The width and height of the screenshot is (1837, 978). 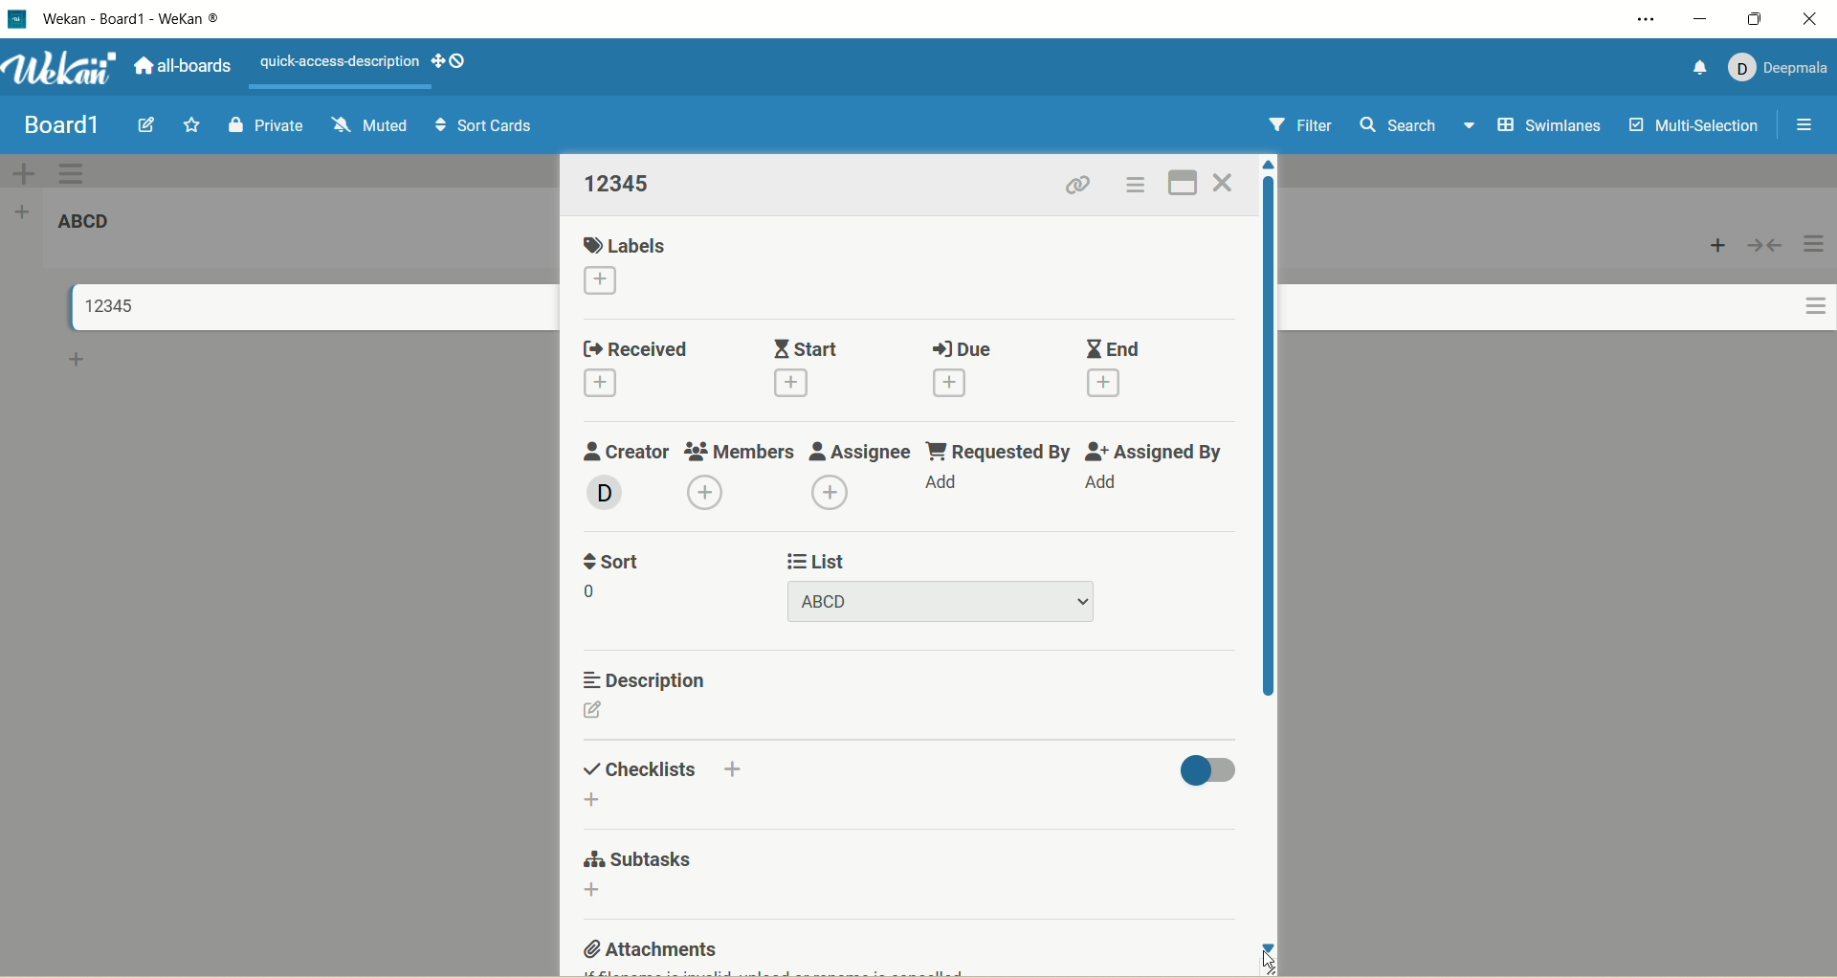 I want to click on assigned by, so click(x=1162, y=454).